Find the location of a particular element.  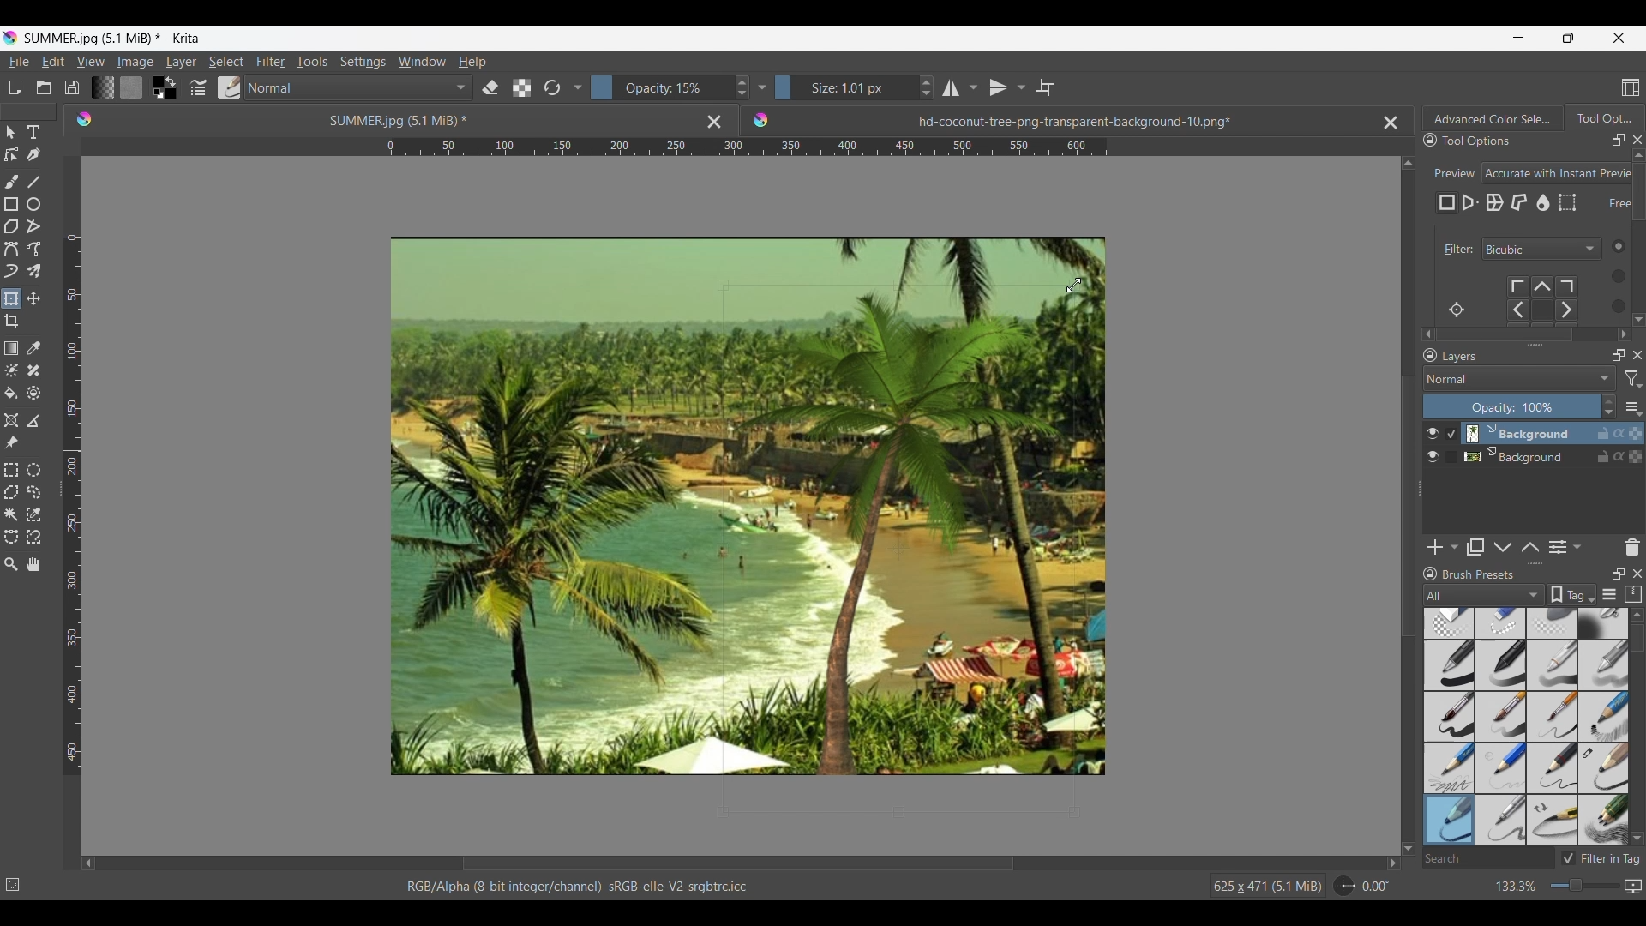

Eraser small is located at coordinates (1501, 622).